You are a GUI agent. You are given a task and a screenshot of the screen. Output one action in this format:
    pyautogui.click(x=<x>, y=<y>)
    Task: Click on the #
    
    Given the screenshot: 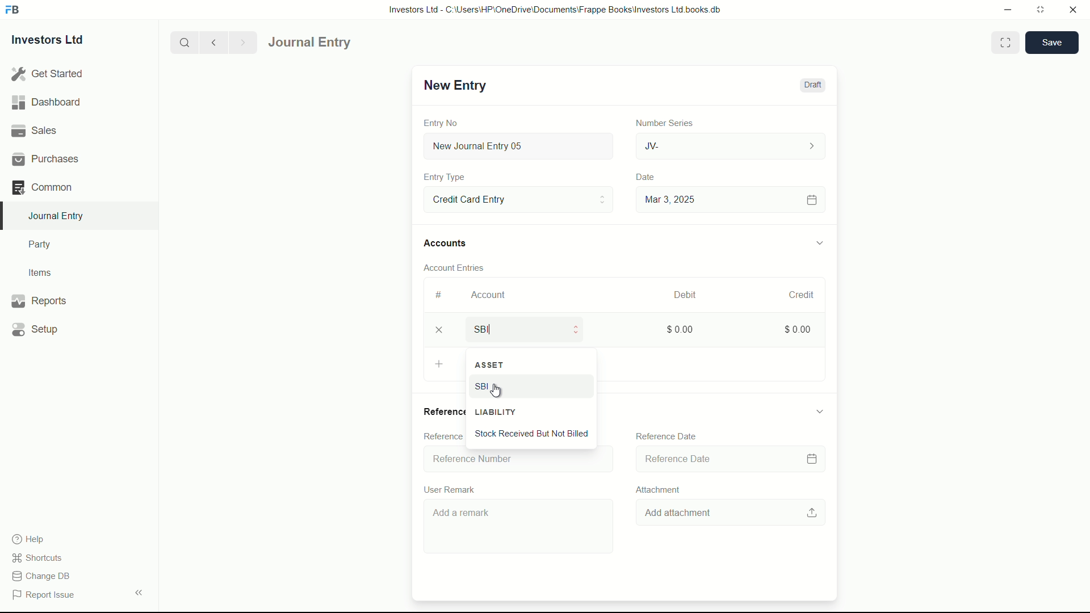 What is the action you would take?
    pyautogui.click(x=439, y=295)
    